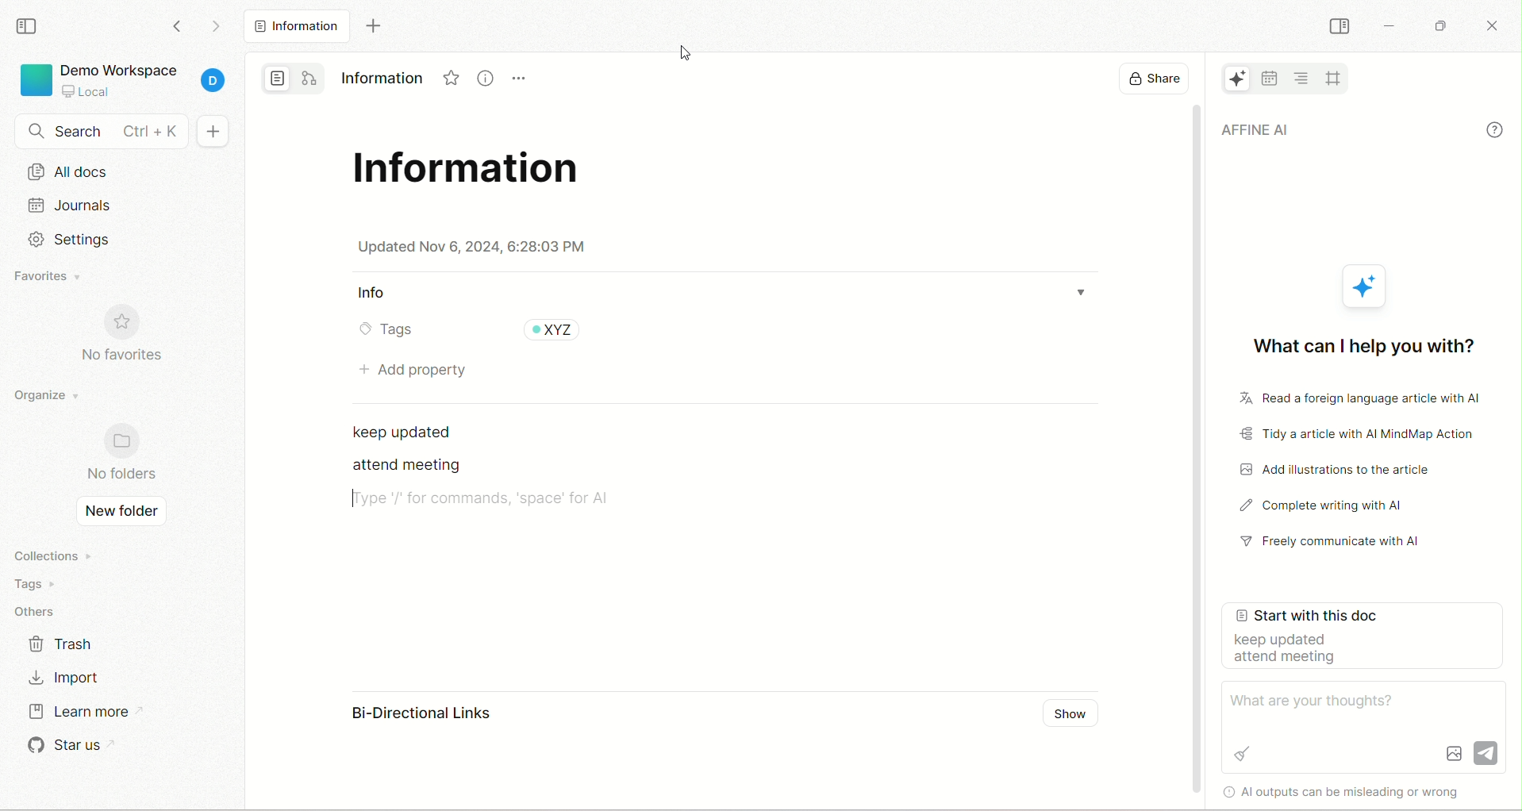  I want to click on all docs, so click(121, 175).